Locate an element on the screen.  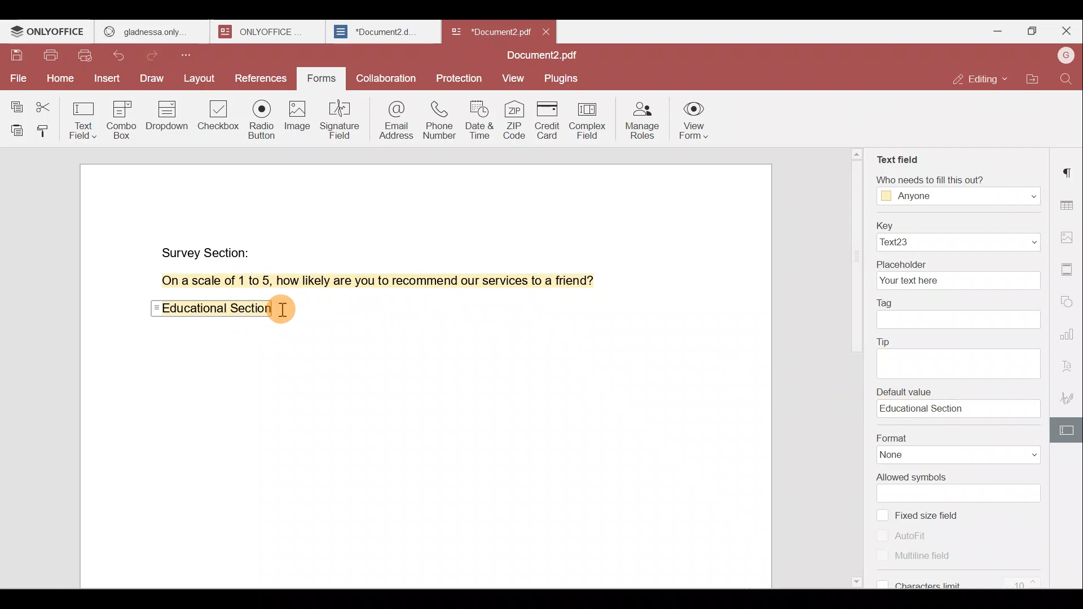
close is located at coordinates (546, 32).